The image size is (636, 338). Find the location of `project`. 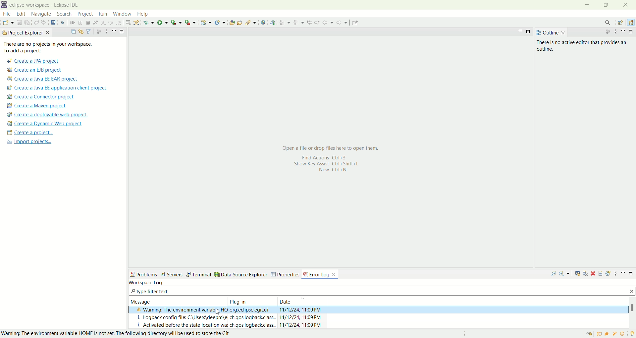

project is located at coordinates (85, 14).